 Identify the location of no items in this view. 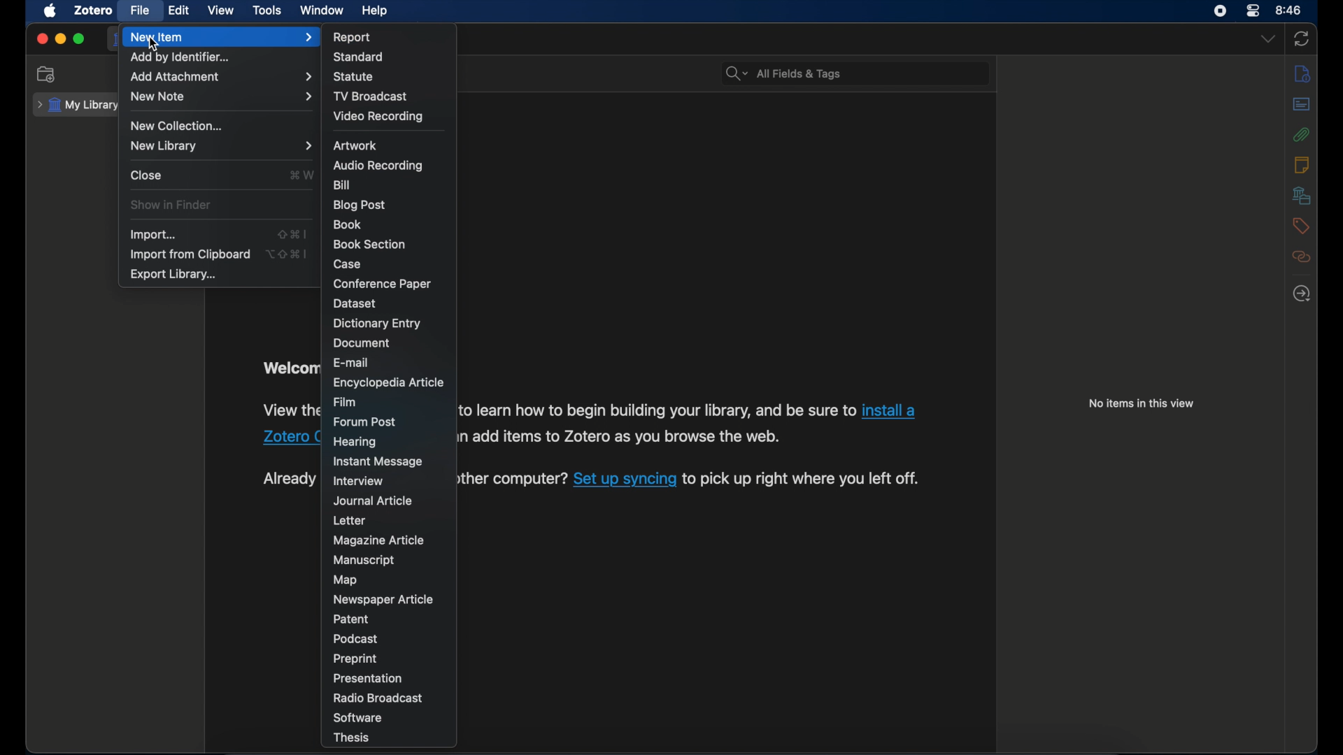
(1142, 403).